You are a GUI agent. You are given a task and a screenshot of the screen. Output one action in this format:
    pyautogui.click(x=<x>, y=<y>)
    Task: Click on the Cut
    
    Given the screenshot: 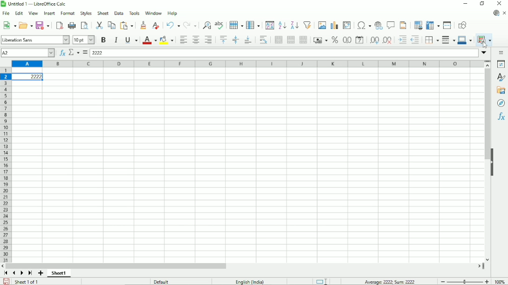 What is the action you would take?
    pyautogui.click(x=99, y=25)
    